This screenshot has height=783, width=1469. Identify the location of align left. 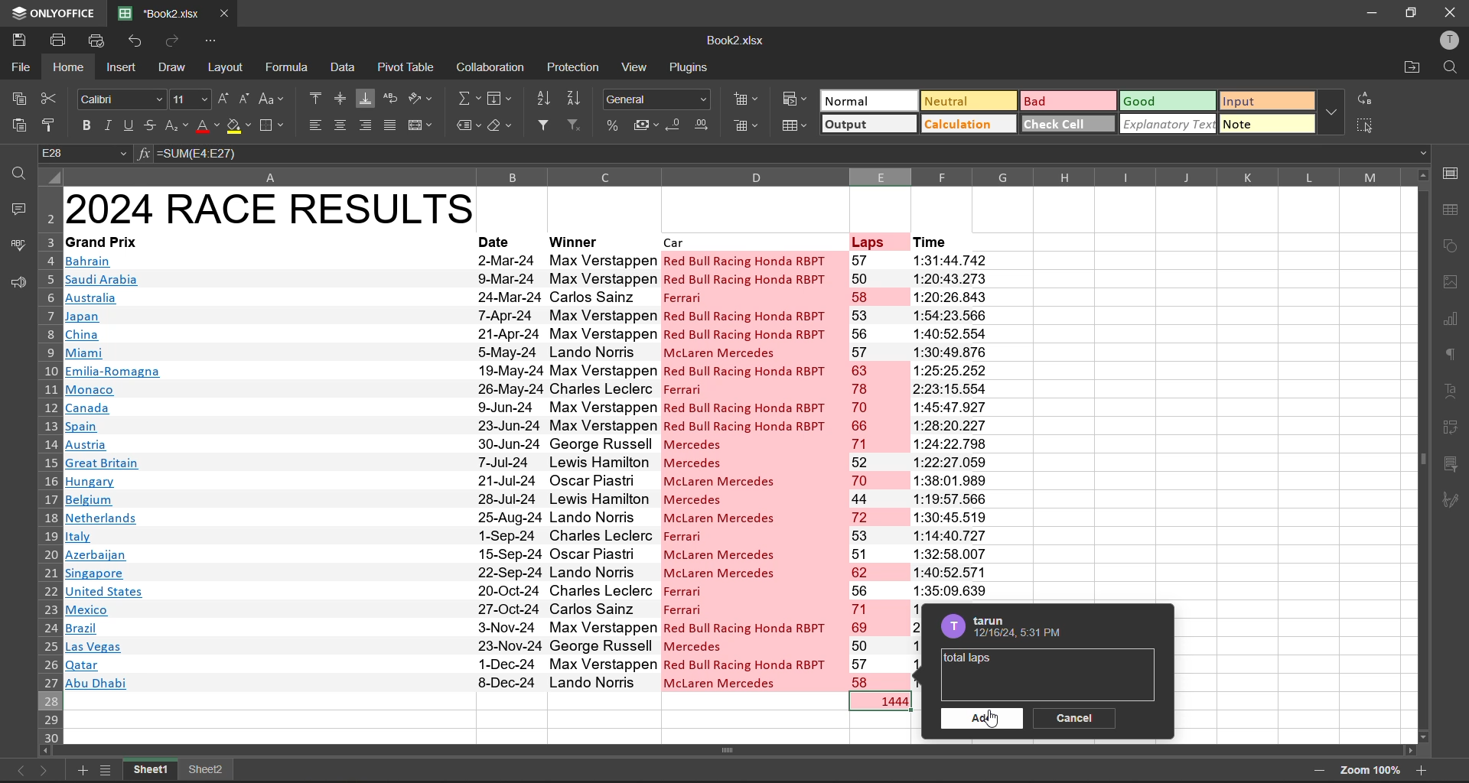
(317, 125).